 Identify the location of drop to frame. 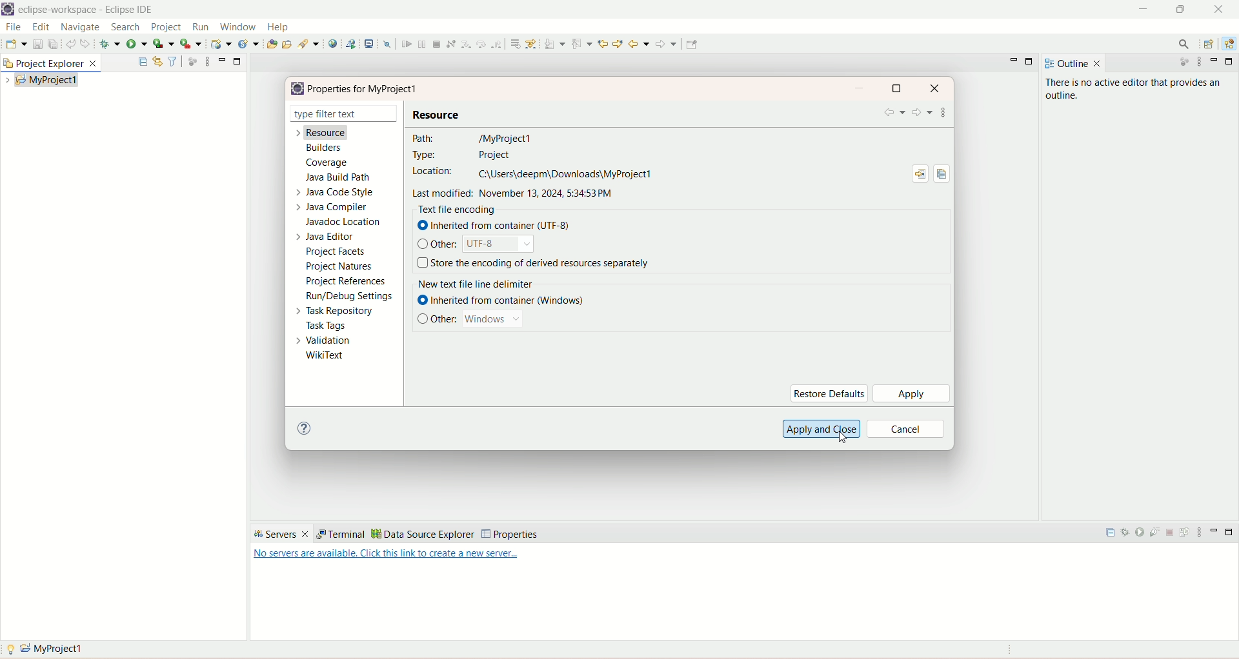
(516, 44).